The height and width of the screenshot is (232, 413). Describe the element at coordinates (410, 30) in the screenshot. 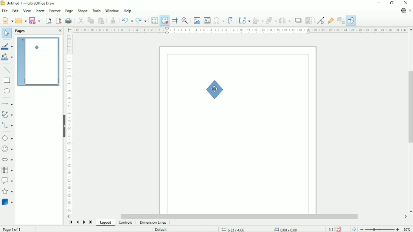

I see `Vertical scroll button` at that location.